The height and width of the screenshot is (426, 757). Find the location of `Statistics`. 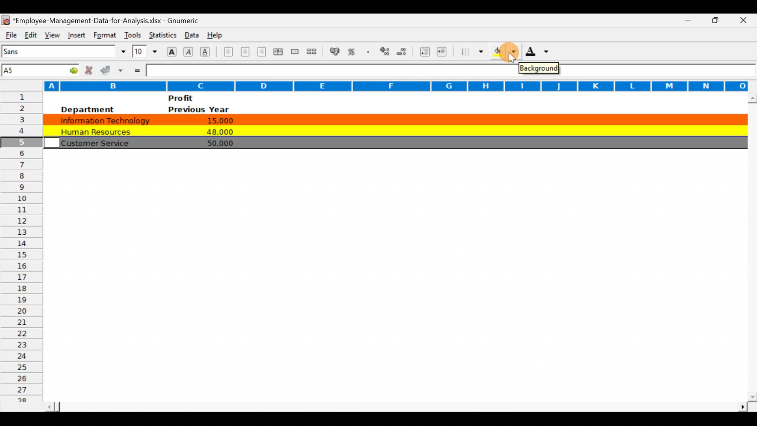

Statistics is located at coordinates (162, 33).